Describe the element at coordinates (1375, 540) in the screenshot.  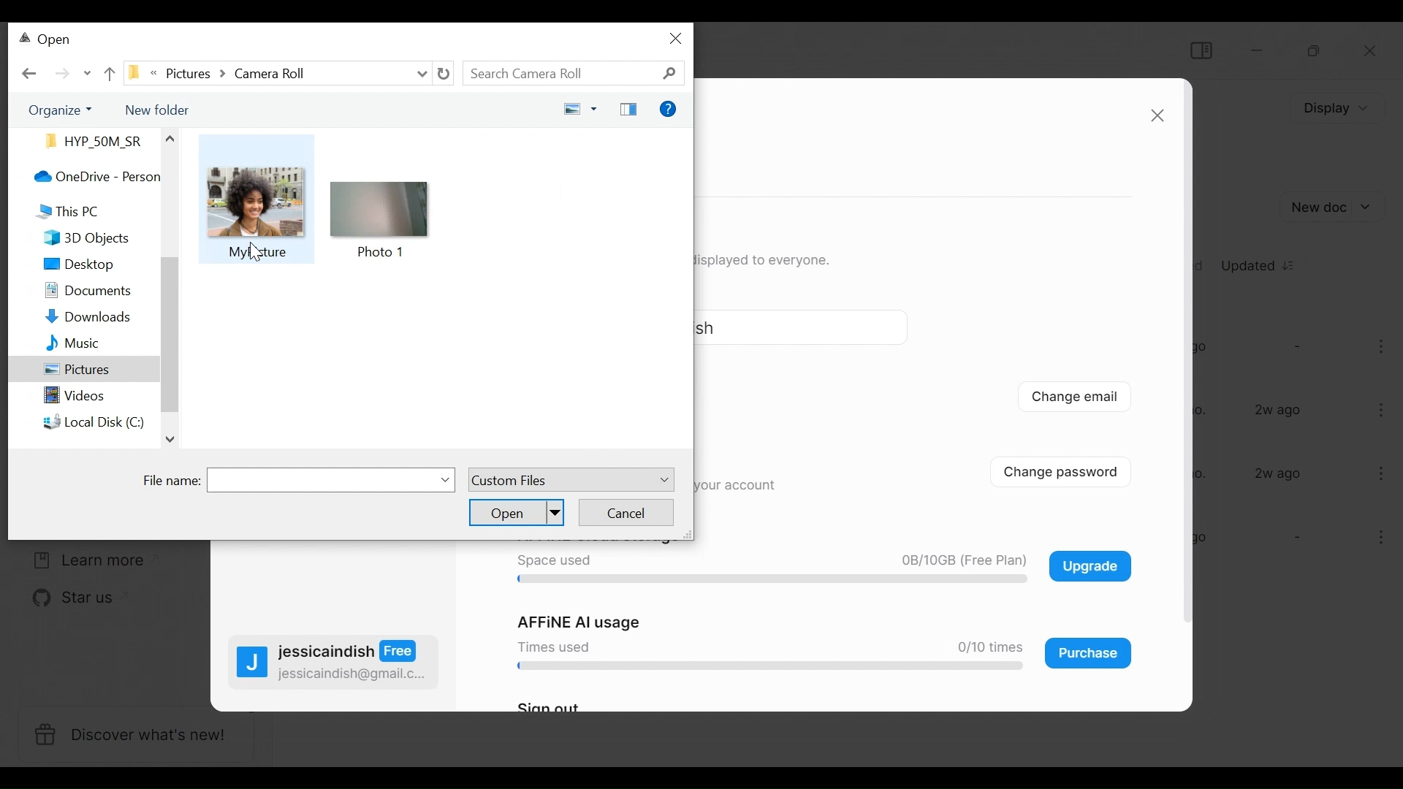
I see `more options` at that location.